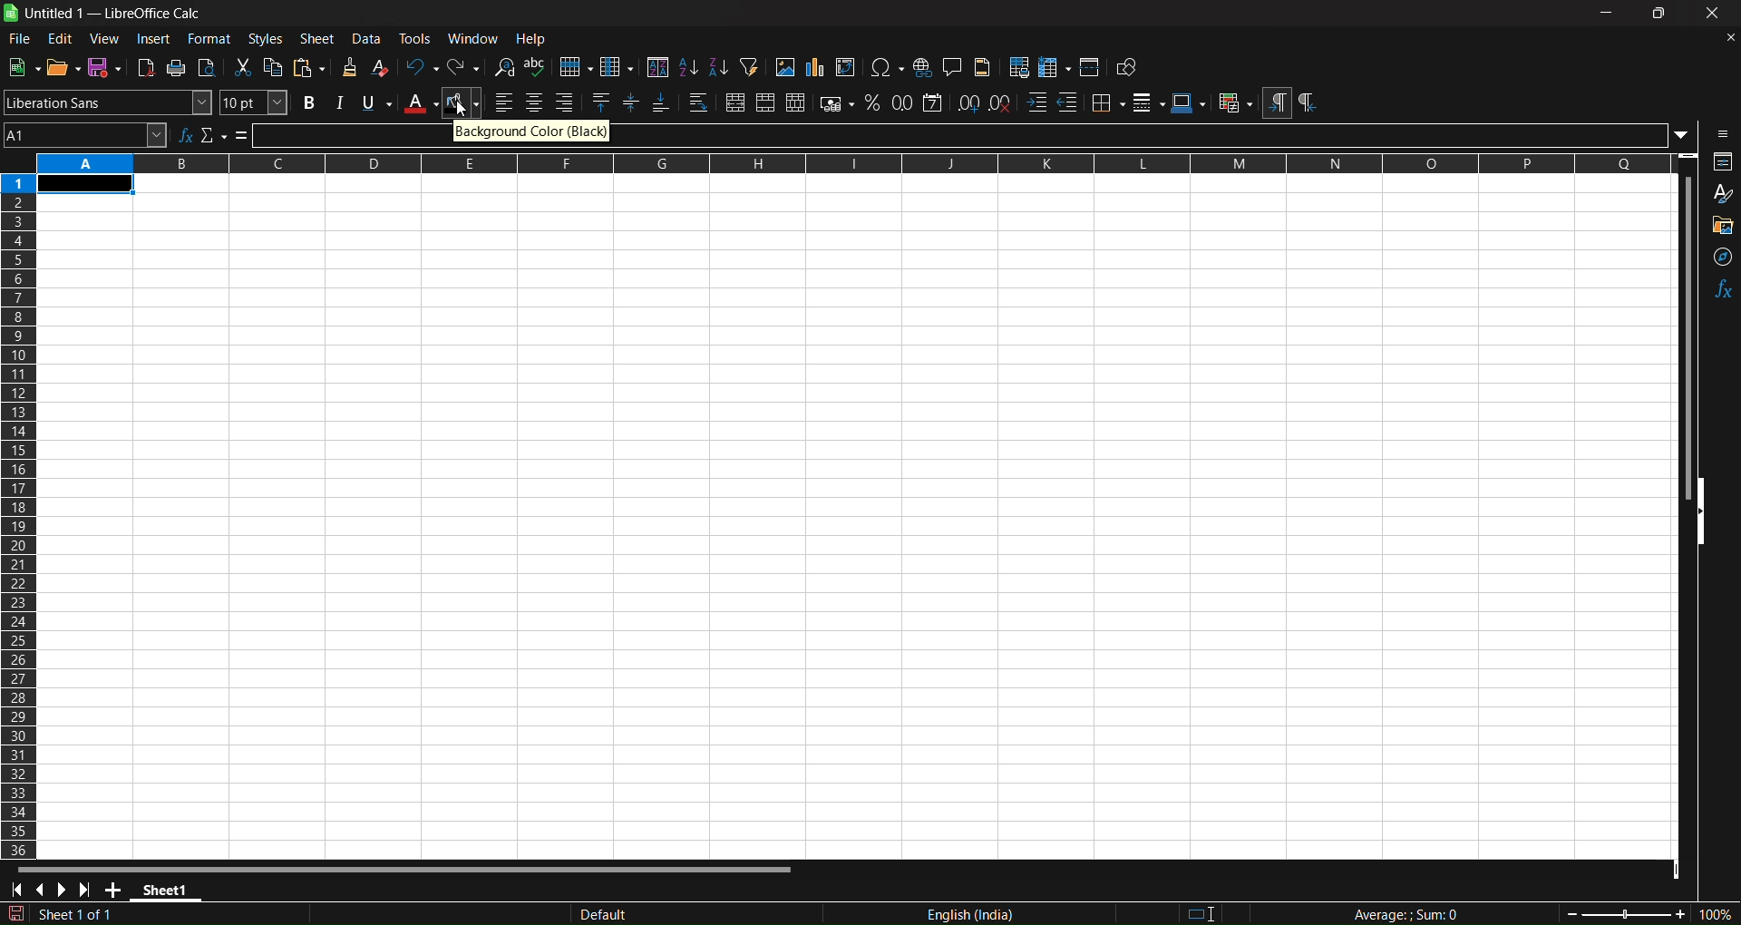 The width and height of the screenshot is (1741, 925). Describe the element at coordinates (577, 64) in the screenshot. I see `row` at that location.